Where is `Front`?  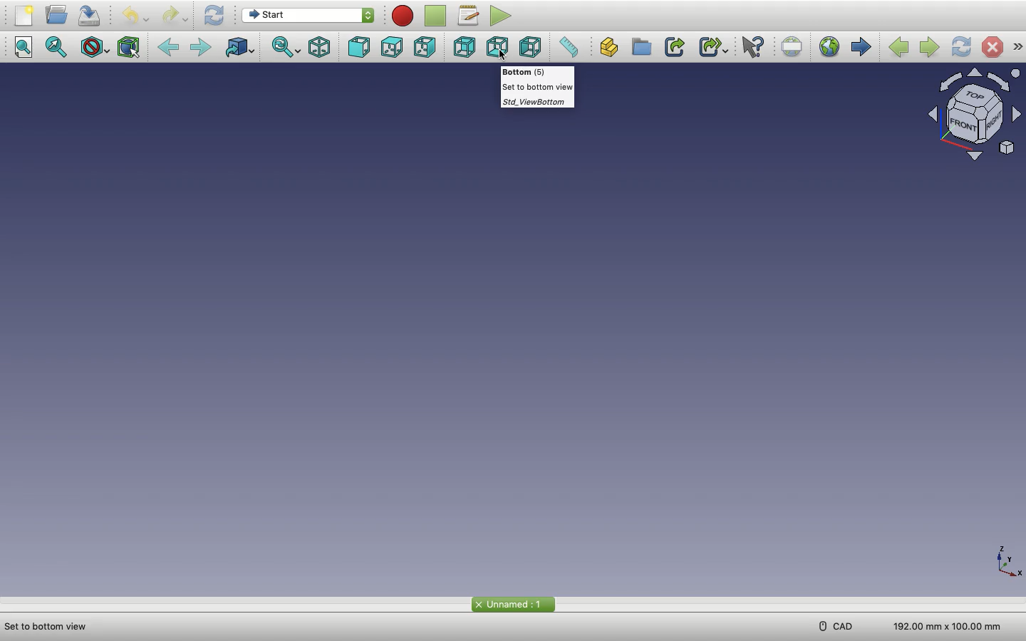 Front is located at coordinates (362, 48).